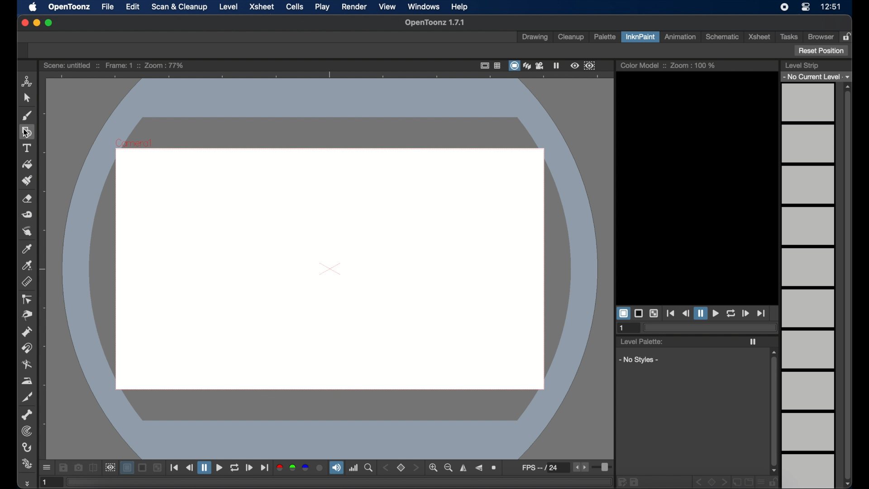  I want to click on stepper button, so click(415, 467).